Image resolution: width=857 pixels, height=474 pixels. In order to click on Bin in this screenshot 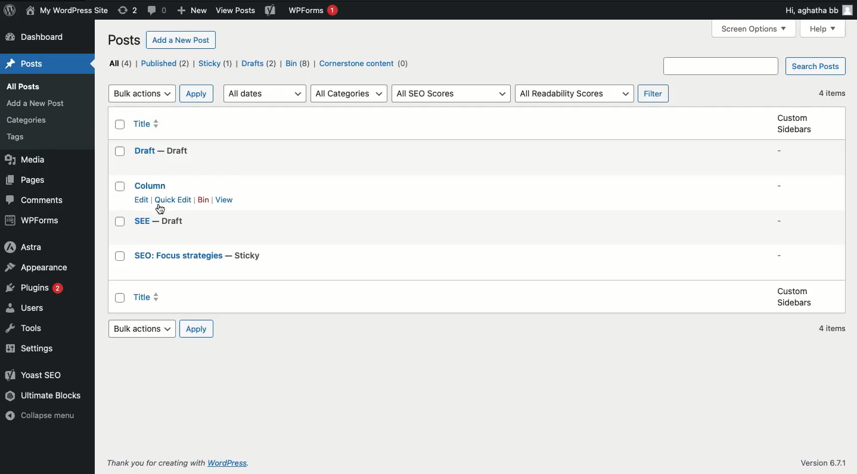, I will do `click(203, 200)`.